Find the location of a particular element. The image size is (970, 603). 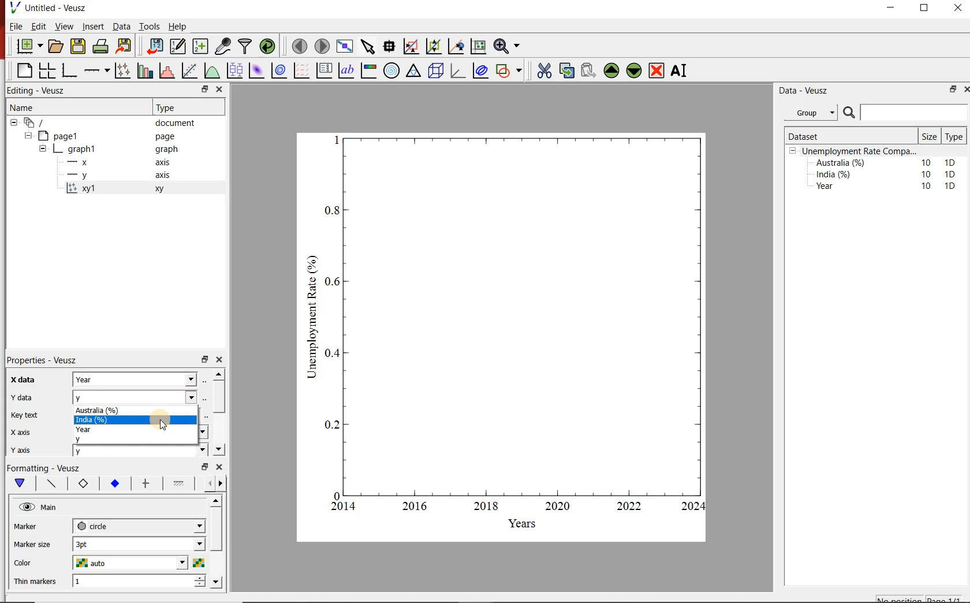

close is located at coordinates (220, 89).